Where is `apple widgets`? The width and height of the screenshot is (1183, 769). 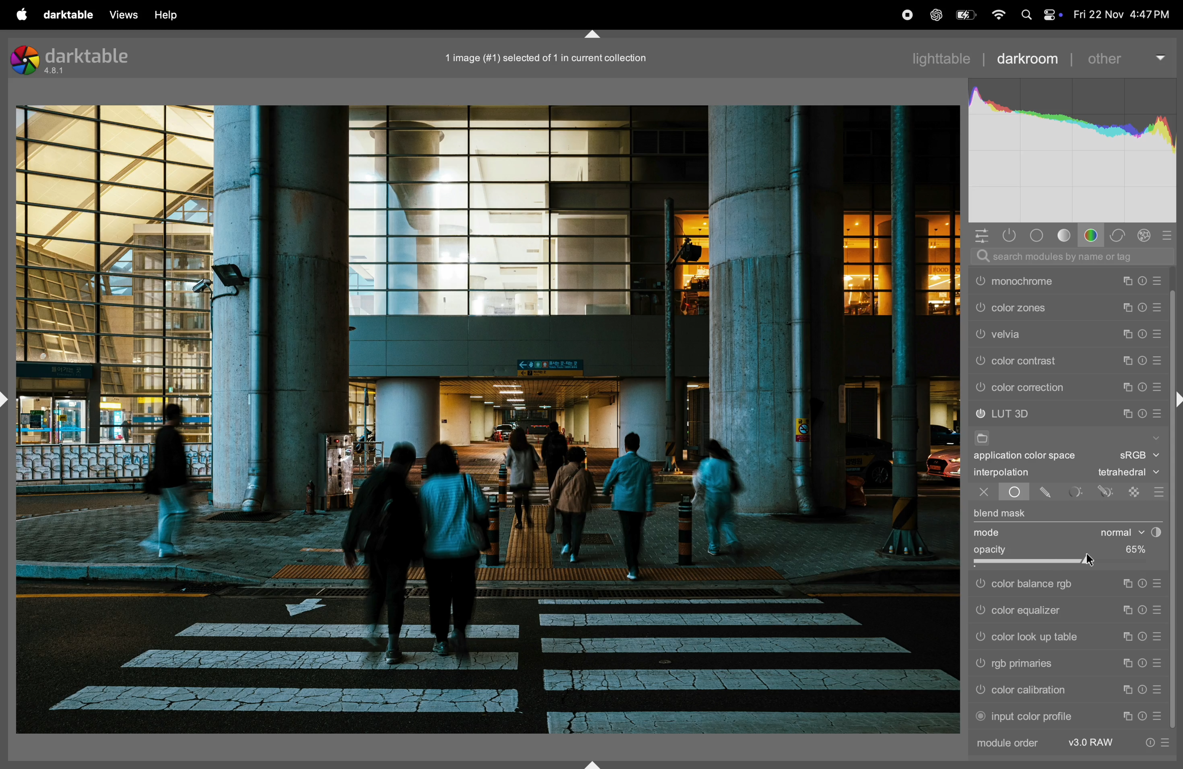 apple widgets is located at coordinates (1052, 12).